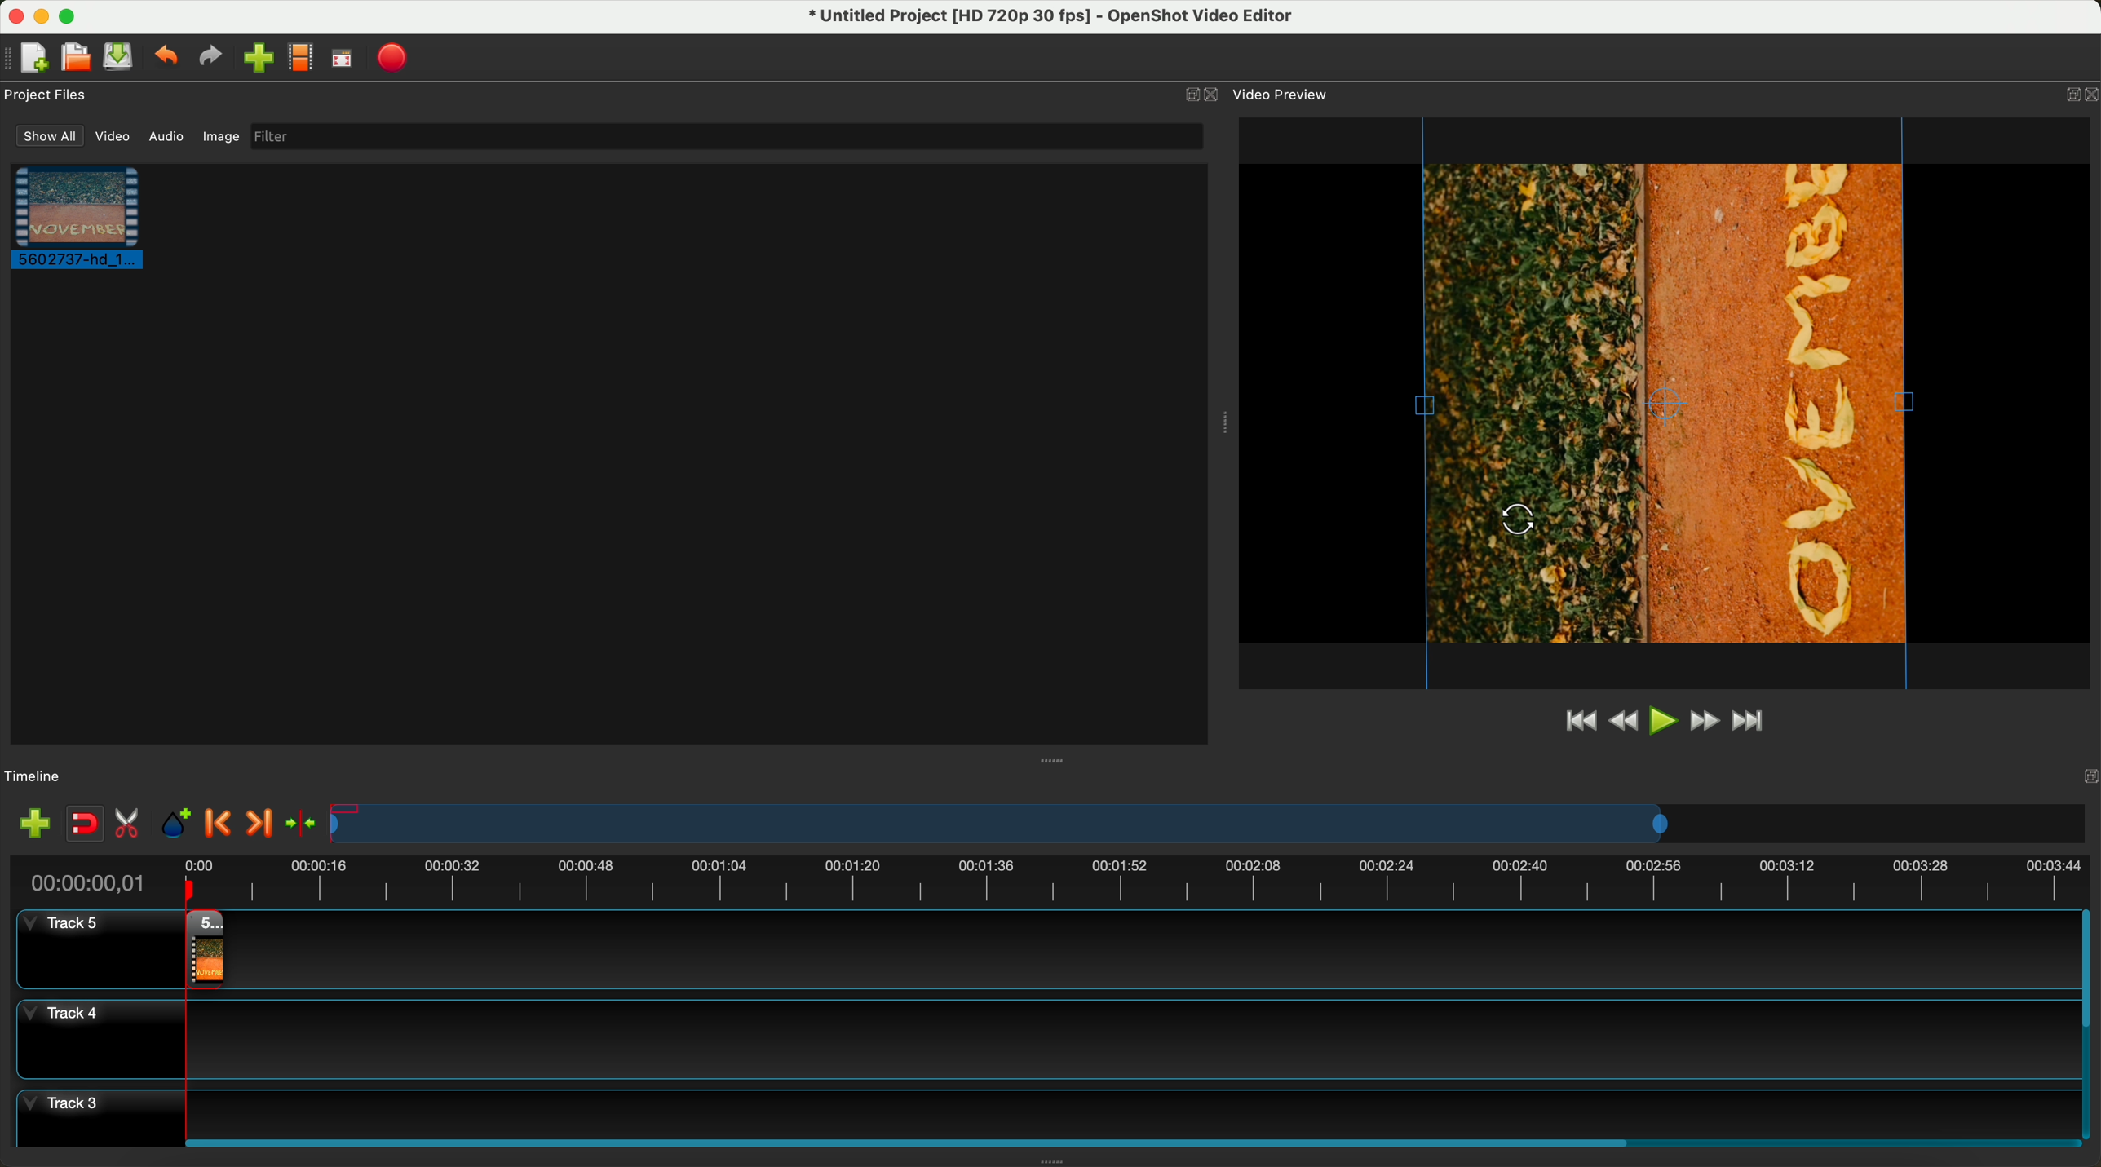 The width and height of the screenshot is (2101, 1167). Describe the element at coordinates (210, 58) in the screenshot. I see `redo` at that location.